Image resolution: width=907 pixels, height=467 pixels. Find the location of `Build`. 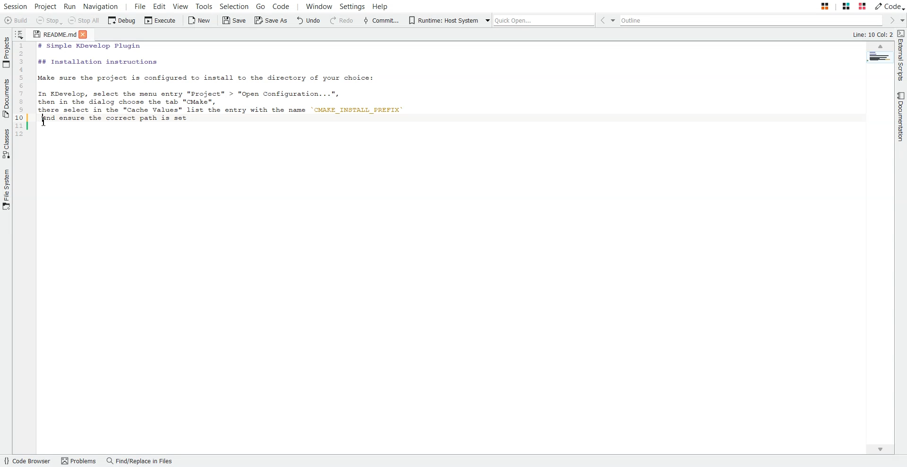

Build is located at coordinates (15, 20).